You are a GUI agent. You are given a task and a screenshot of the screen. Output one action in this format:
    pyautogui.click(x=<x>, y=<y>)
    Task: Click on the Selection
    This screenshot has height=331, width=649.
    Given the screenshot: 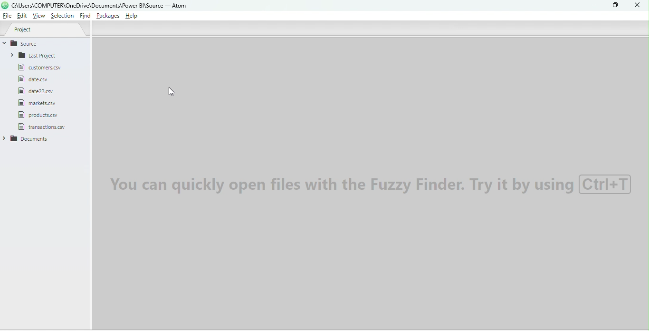 What is the action you would take?
    pyautogui.click(x=64, y=17)
    